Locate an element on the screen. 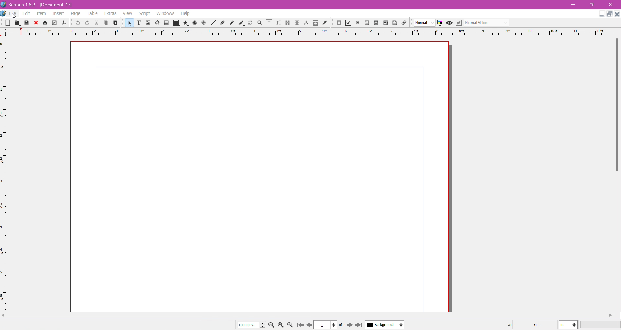 This screenshot has height=330, width=621. app name is located at coordinates (22, 5).